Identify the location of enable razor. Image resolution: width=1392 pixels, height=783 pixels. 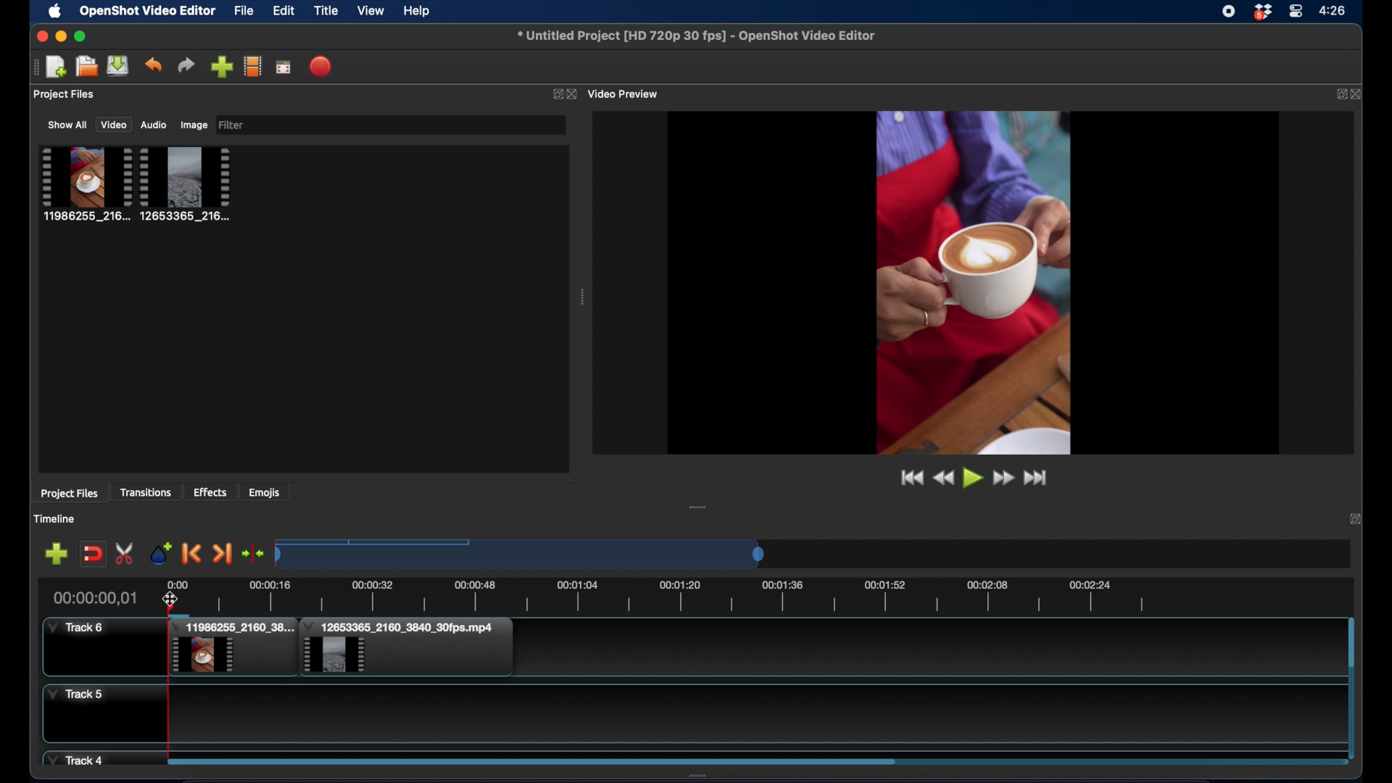
(126, 553).